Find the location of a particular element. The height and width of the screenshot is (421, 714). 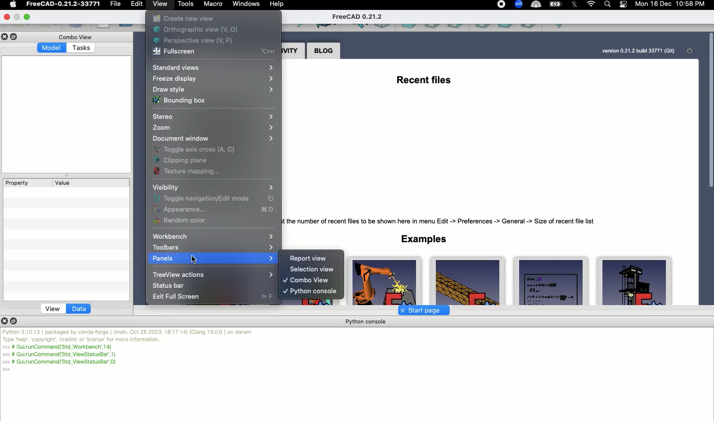

Create new view is located at coordinates (184, 19).